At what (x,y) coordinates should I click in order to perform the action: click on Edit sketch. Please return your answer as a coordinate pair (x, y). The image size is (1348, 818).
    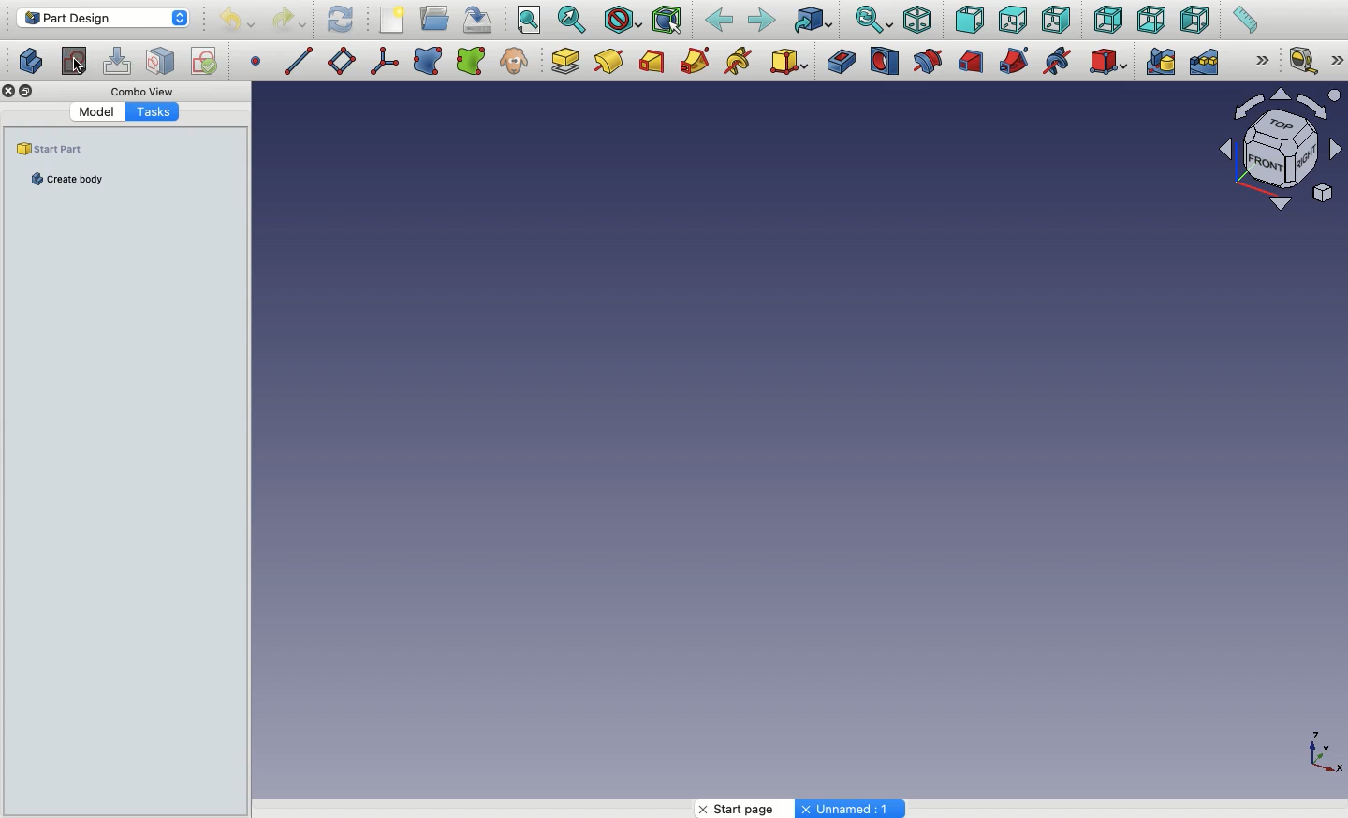
    Looking at the image, I should click on (118, 62).